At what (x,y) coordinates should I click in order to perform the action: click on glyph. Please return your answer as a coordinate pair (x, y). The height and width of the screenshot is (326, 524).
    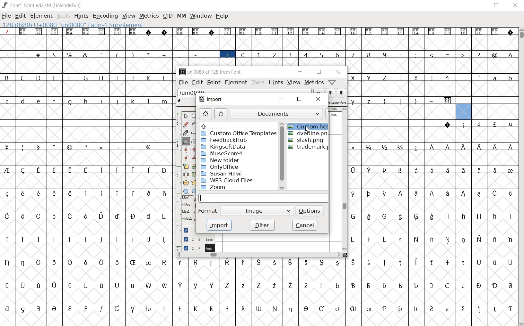
    Looking at the image, I should click on (117, 32).